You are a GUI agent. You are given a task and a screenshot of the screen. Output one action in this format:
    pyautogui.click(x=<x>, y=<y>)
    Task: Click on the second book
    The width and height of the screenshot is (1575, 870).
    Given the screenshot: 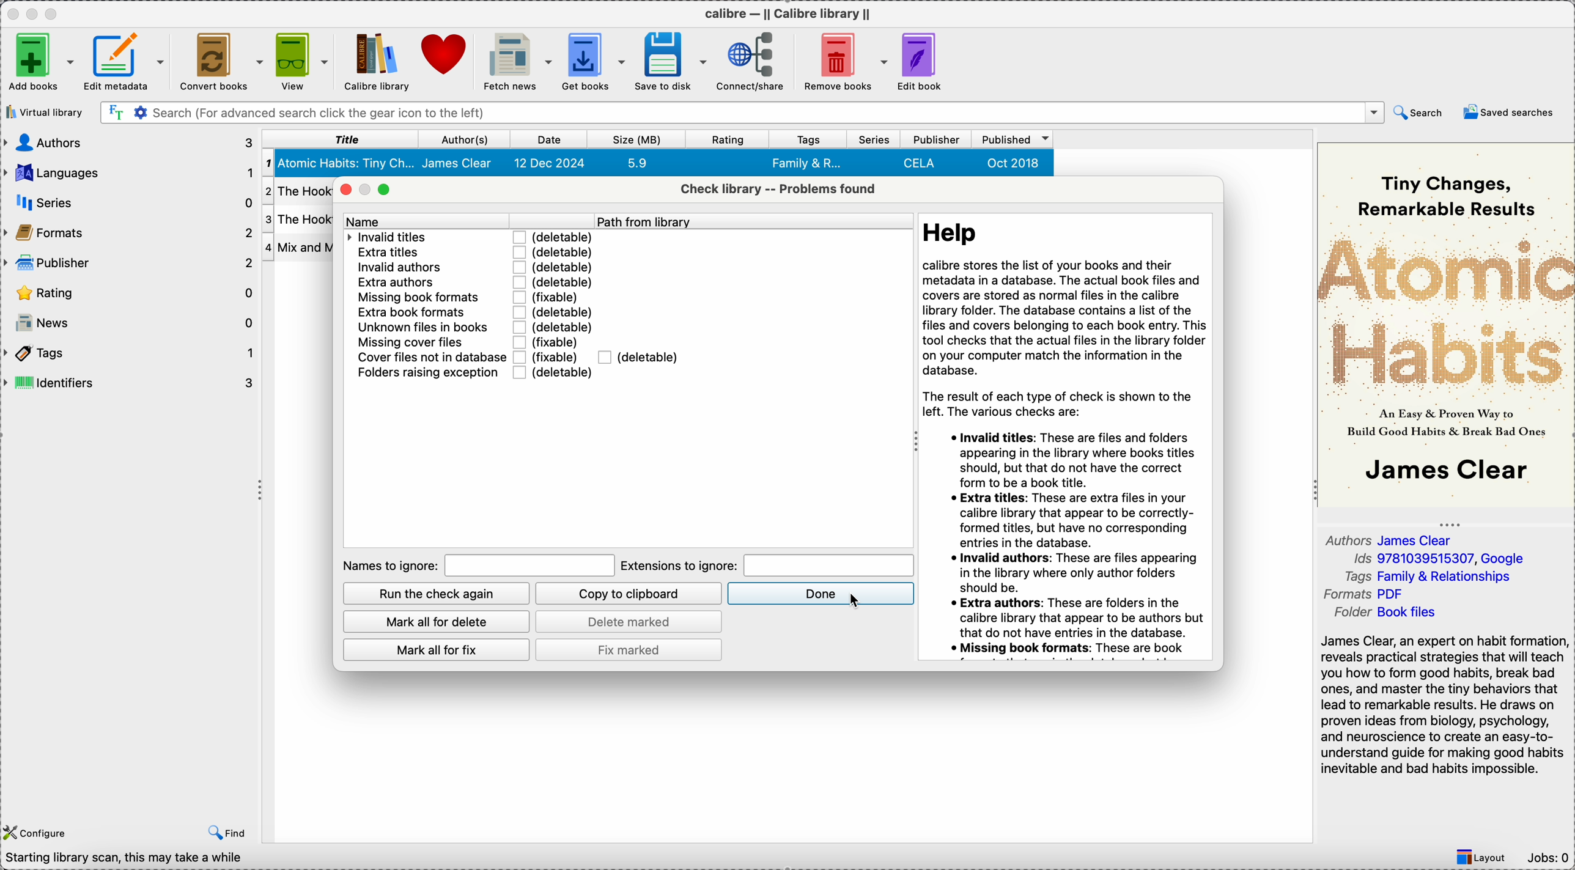 What is the action you would take?
    pyautogui.click(x=292, y=194)
    